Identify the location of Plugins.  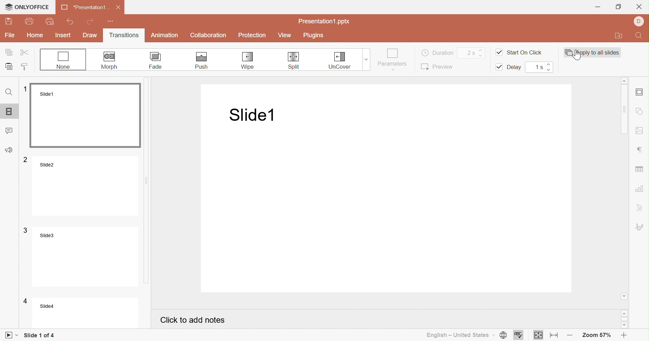
(312, 35).